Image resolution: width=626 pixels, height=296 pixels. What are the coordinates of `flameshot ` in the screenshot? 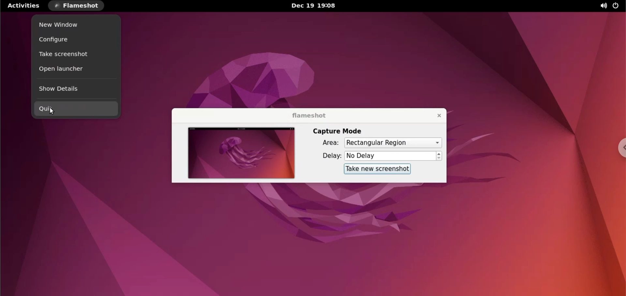 It's located at (307, 115).